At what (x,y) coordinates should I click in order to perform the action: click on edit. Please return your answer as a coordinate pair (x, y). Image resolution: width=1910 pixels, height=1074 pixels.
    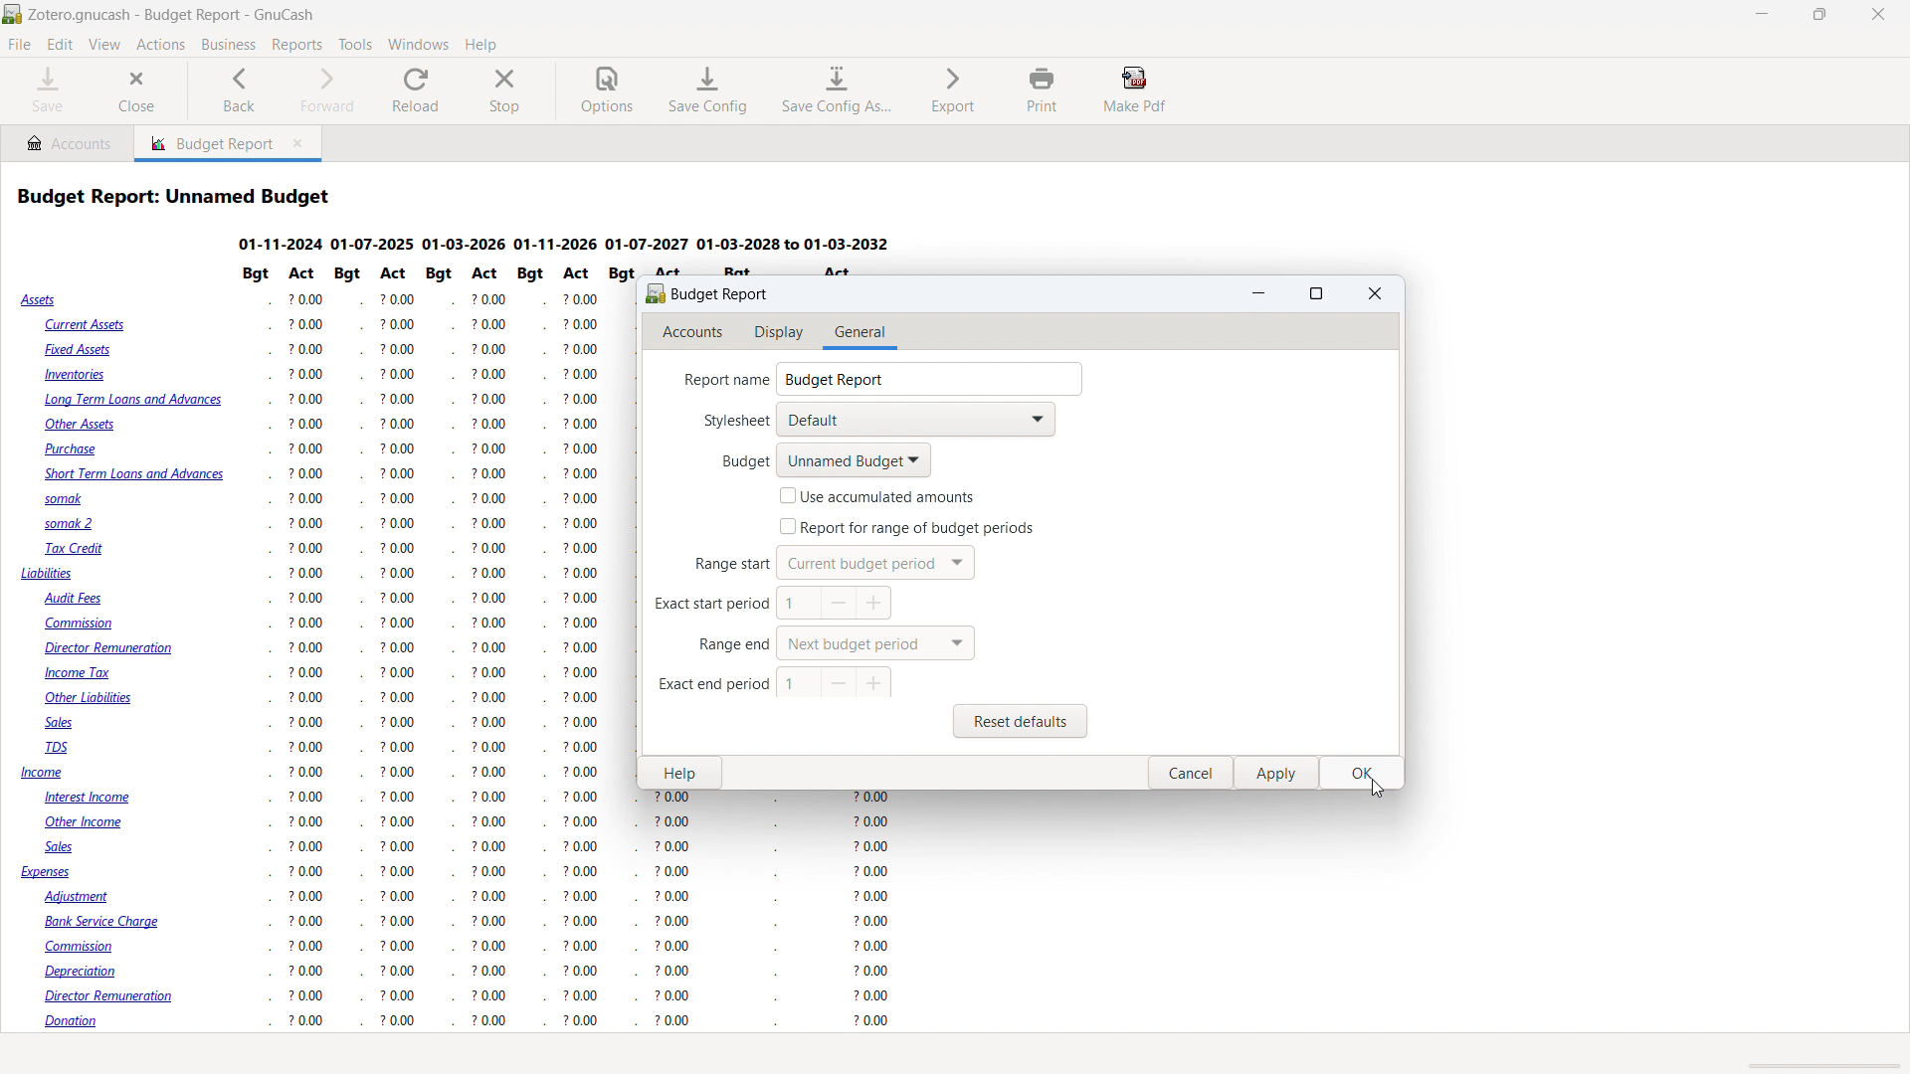
    Looking at the image, I should click on (61, 45).